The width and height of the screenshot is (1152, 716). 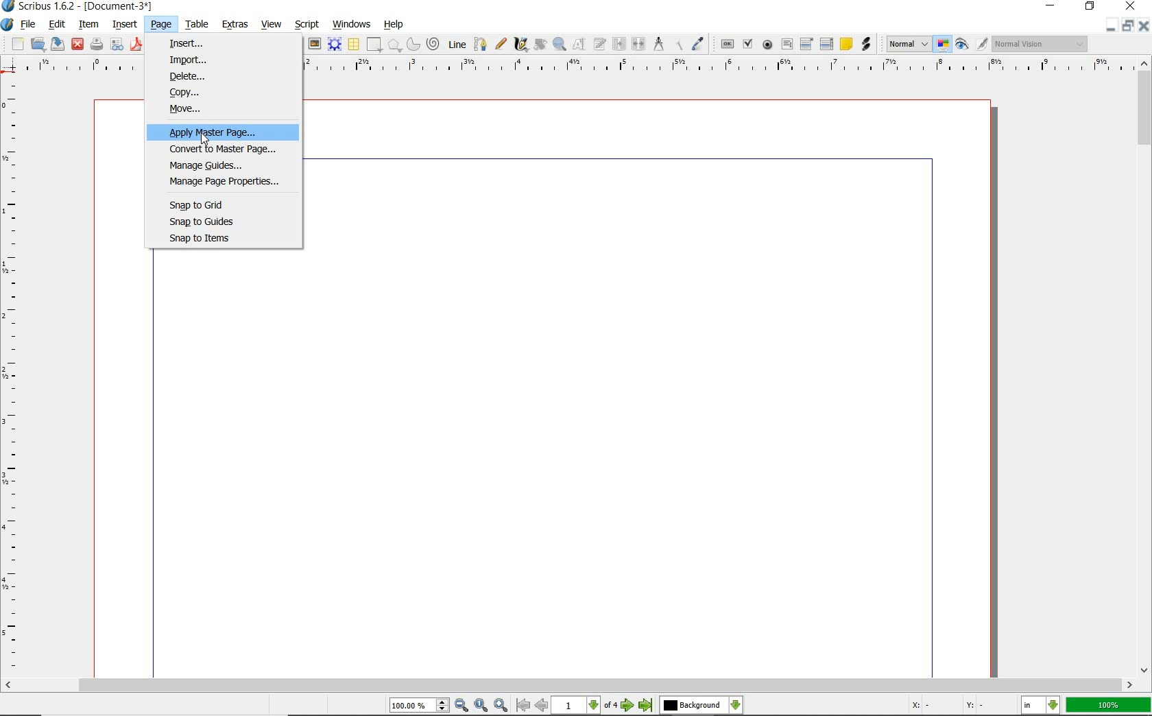 I want to click on manage guides, so click(x=208, y=165).